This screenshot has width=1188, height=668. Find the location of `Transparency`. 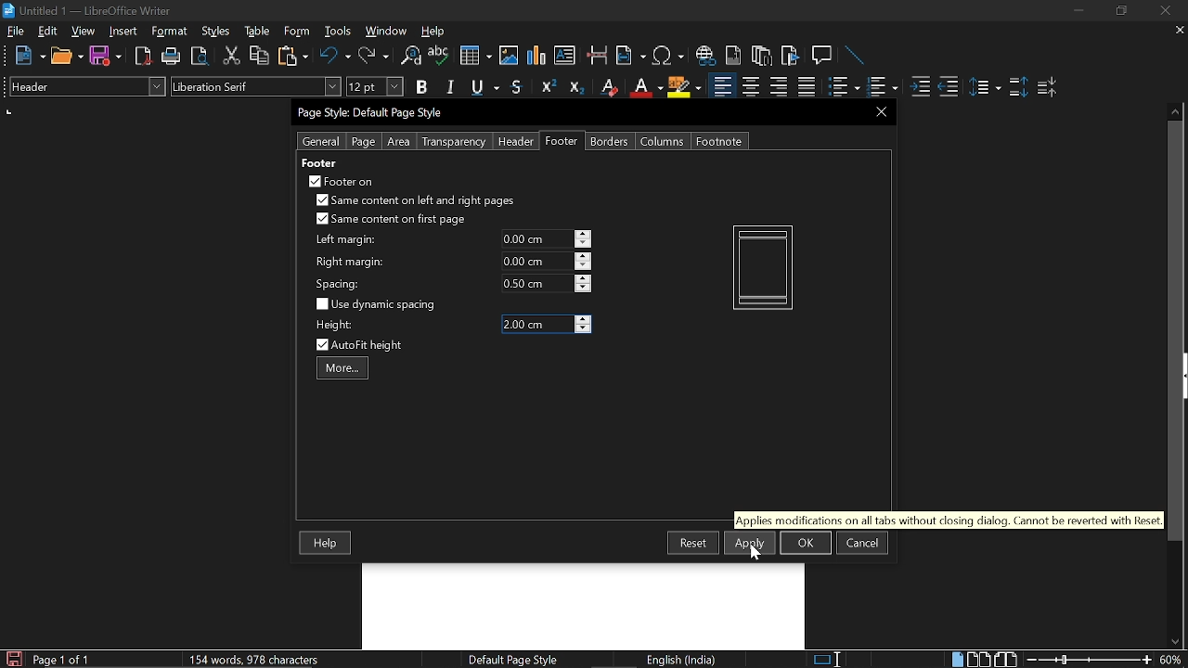

Transparency is located at coordinates (452, 142).